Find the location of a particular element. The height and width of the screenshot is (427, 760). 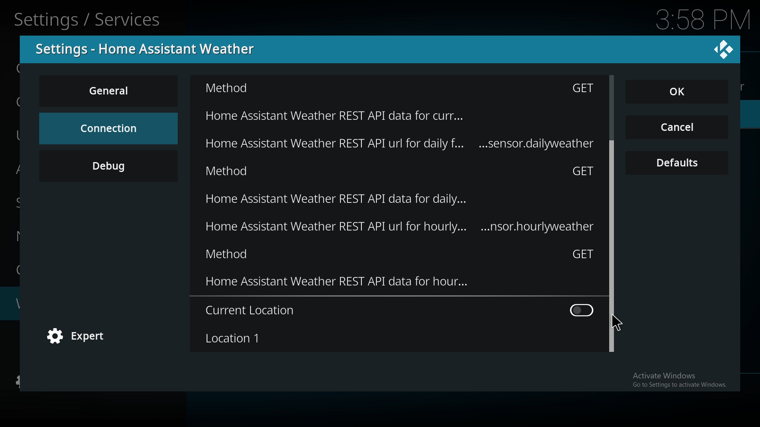

Home assistant weather rest API data for hour is located at coordinates (400, 285).